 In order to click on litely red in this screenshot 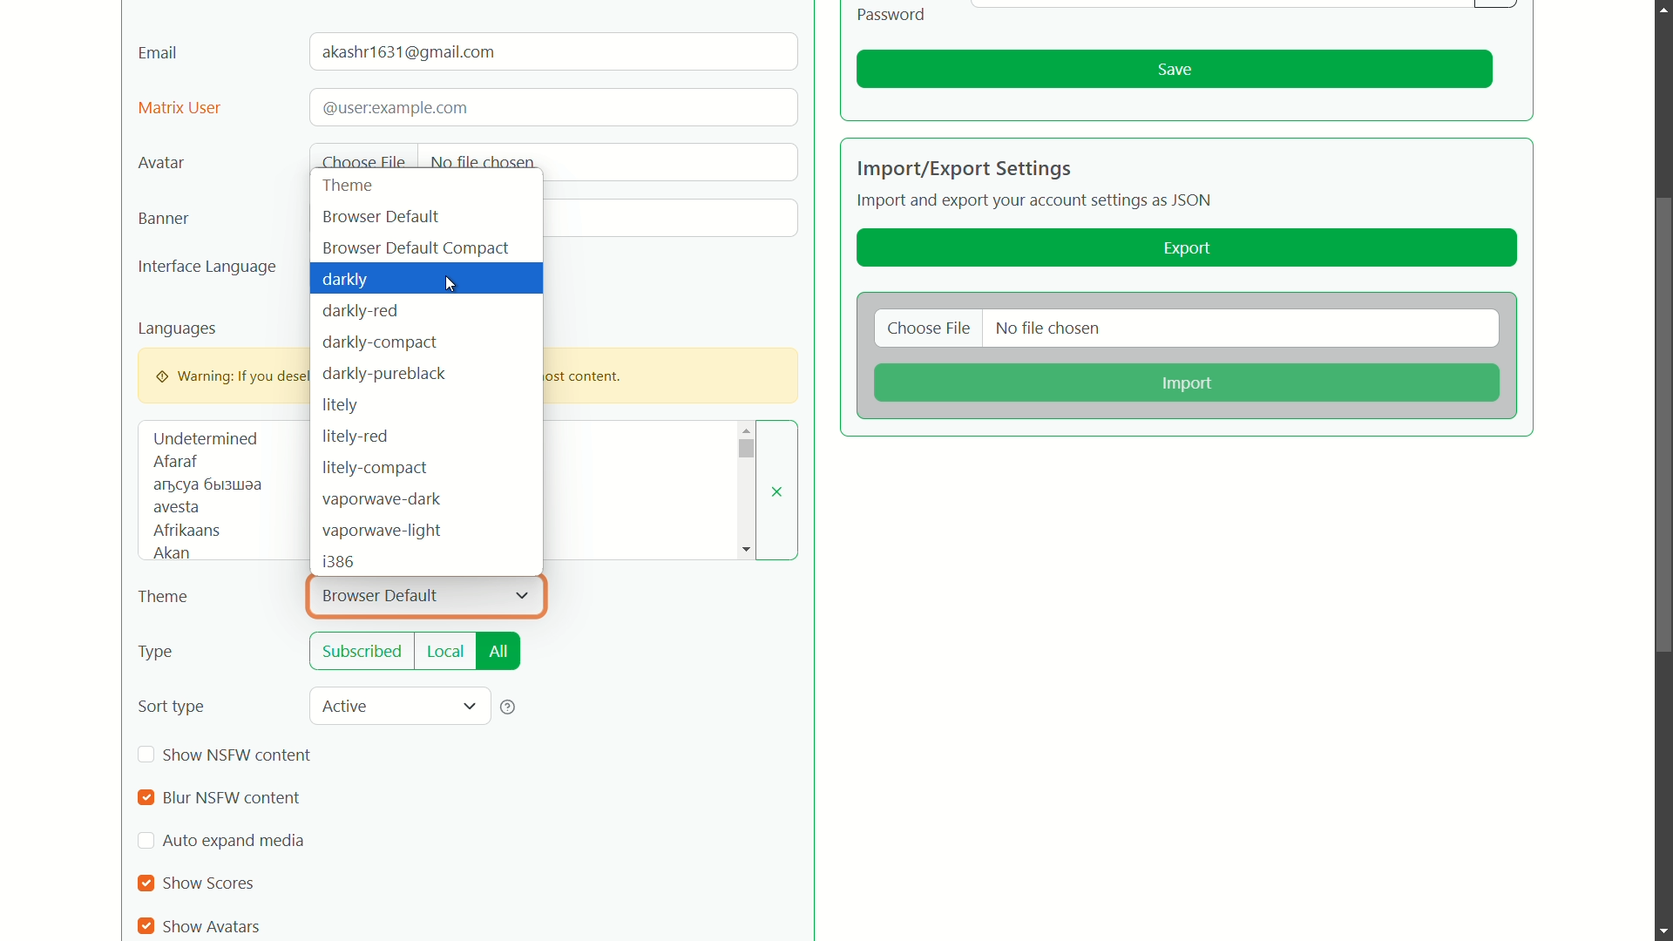, I will do `click(353, 437)`.